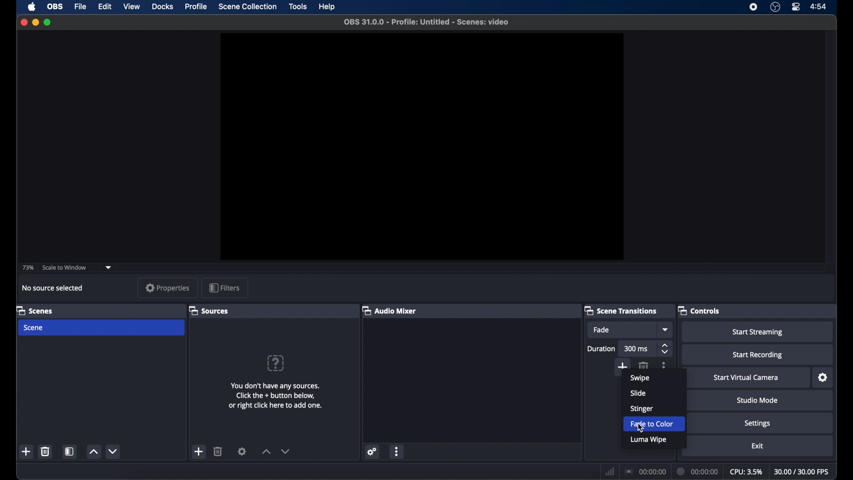  What do you see at coordinates (35, 22) in the screenshot?
I see `minimize` at bounding box center [35, 22].